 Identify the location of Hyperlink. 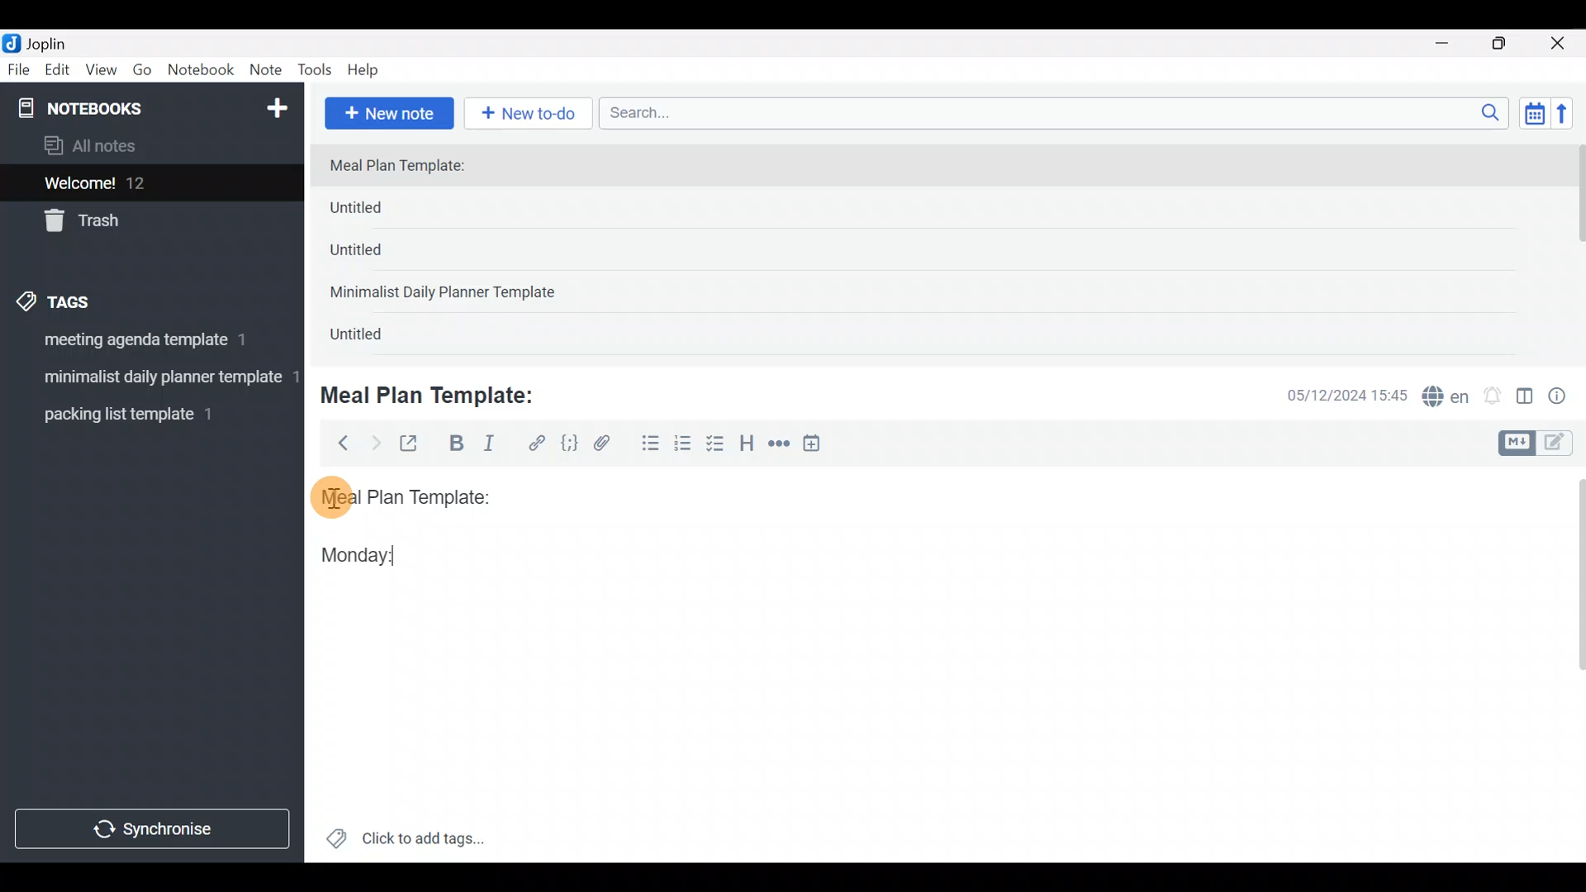
(537, 444).